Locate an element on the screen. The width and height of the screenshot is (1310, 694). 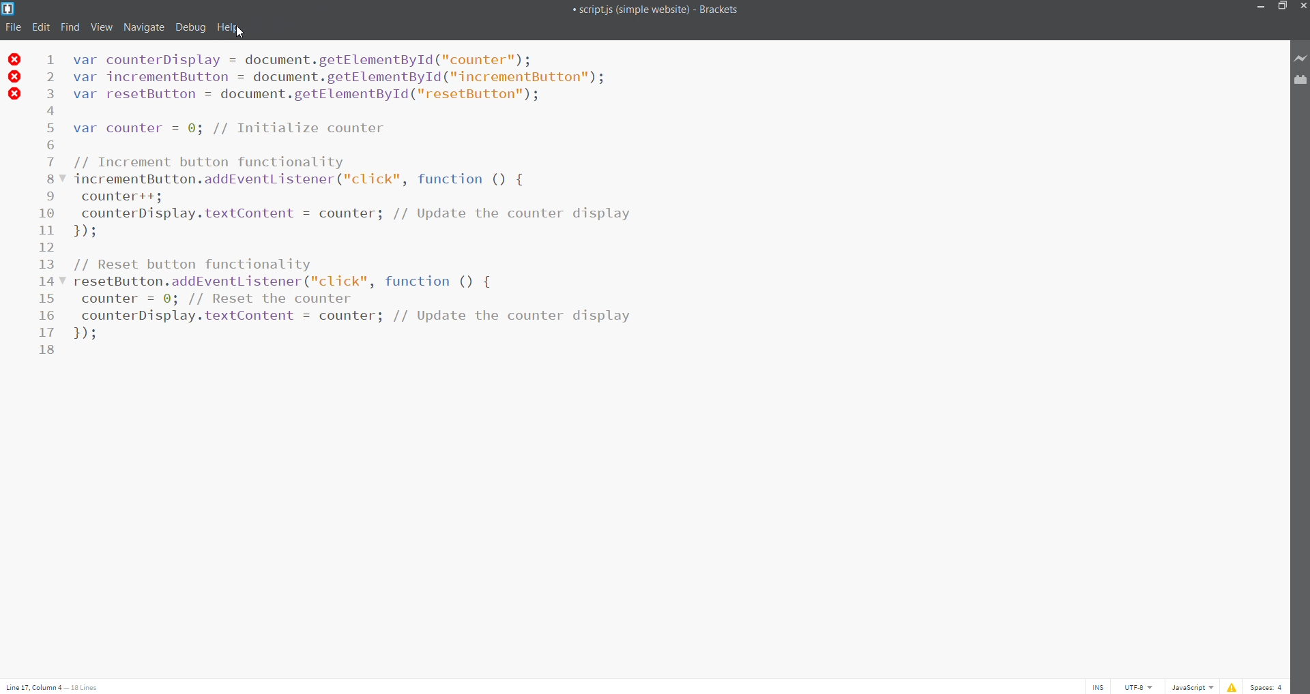
debug is located at coordinates (192, 27).